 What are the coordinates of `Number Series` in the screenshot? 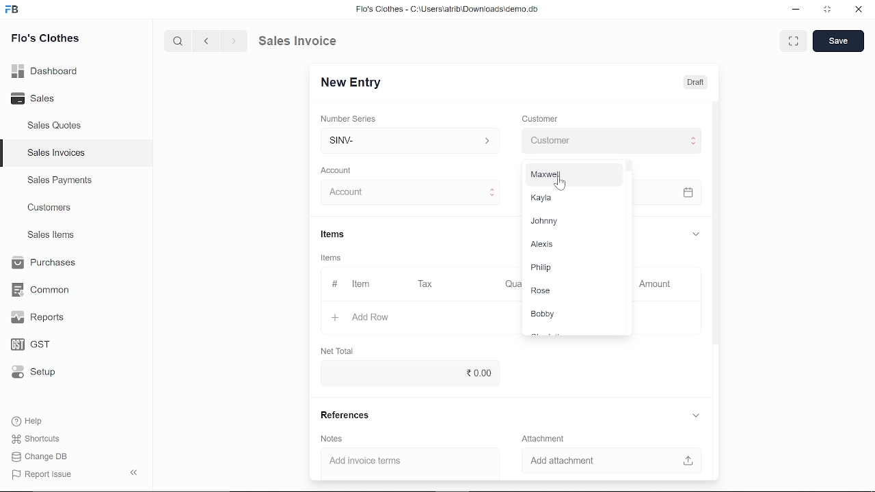 It's located at (350, 120).